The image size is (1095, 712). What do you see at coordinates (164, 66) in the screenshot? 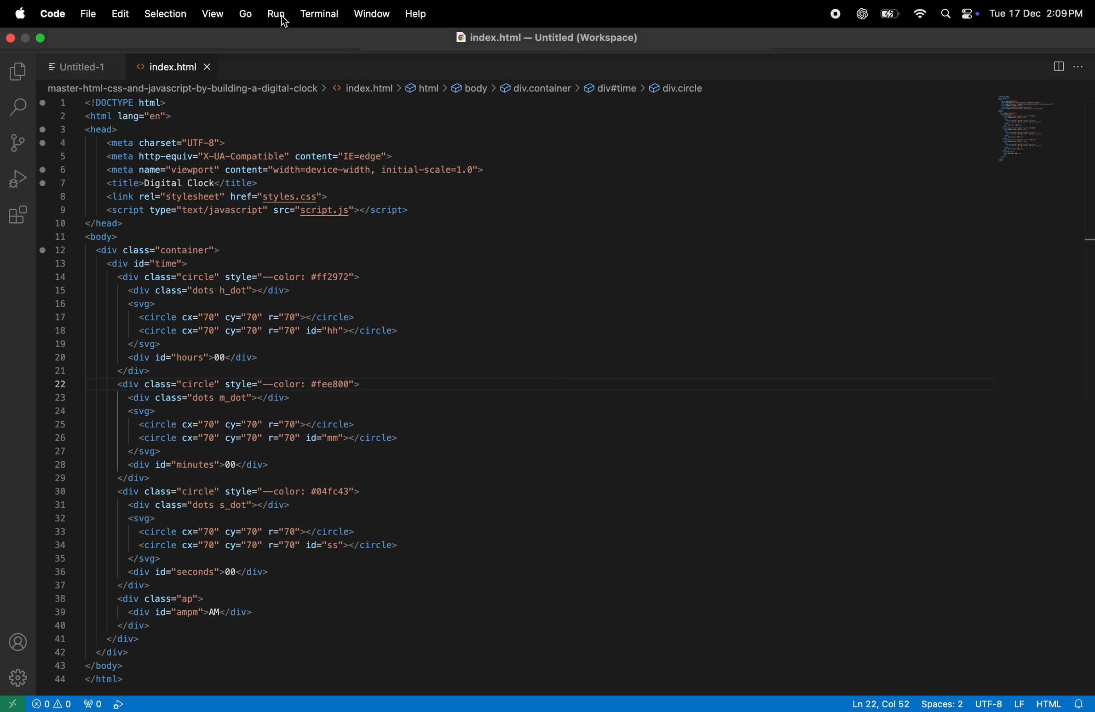
I see `index,html` at bounding box center [164, 66].